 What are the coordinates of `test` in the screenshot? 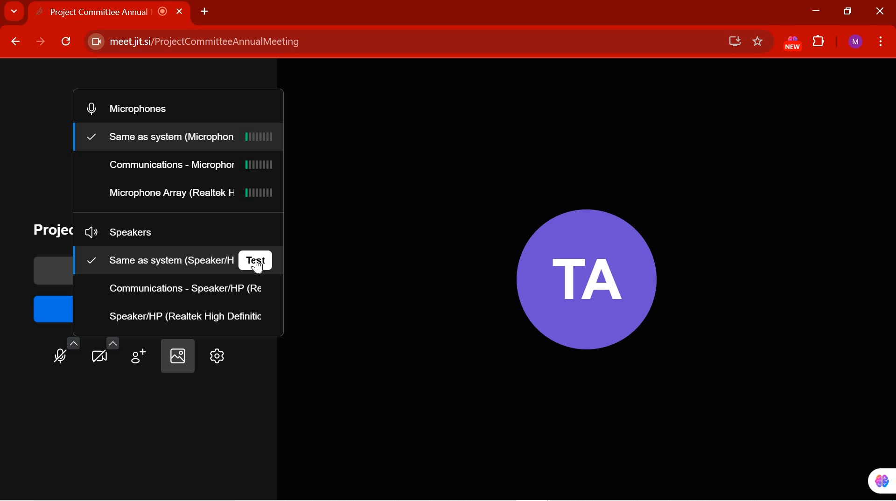 It's located at (258, 259).